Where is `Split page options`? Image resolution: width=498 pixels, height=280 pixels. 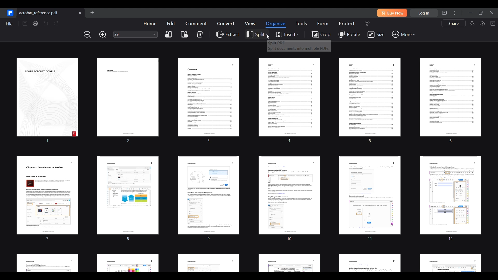 Split page options is located at coordinates (257, 34).